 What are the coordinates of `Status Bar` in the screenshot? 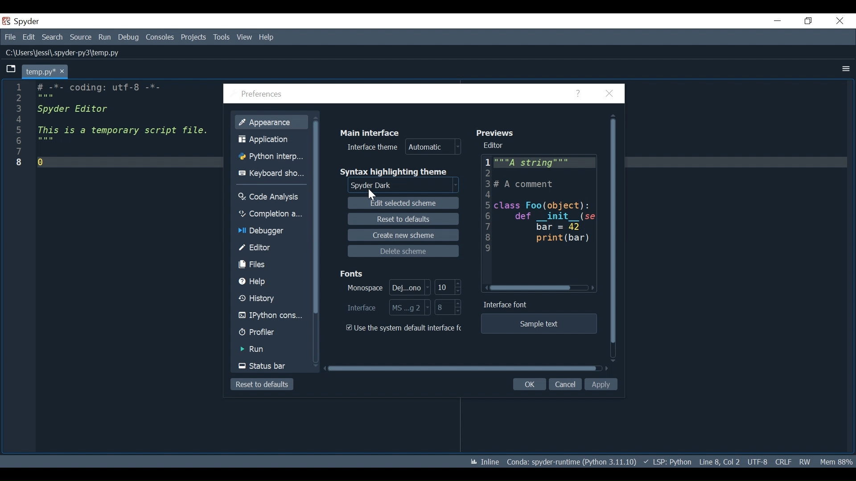 It's located at (271, 366).